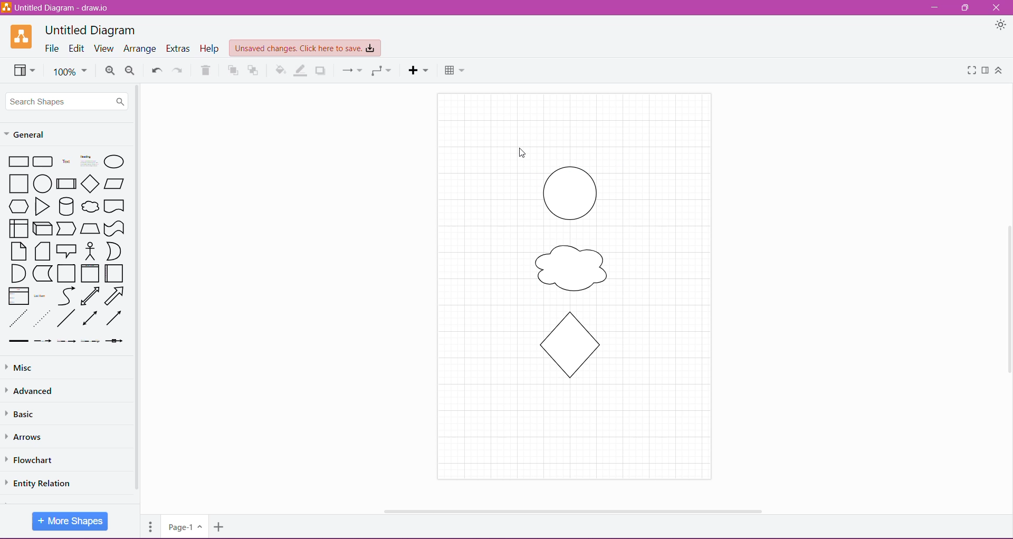  I want to click on Zoom Out, so click(130, 71).